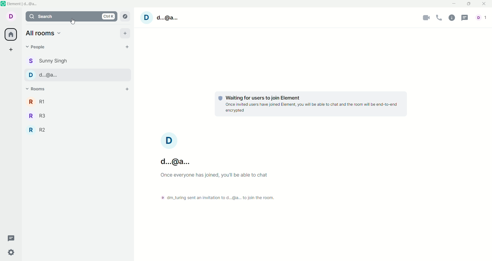  Describe the element at coordinates (42, 76) in the screenshot. I see `People` at that location.